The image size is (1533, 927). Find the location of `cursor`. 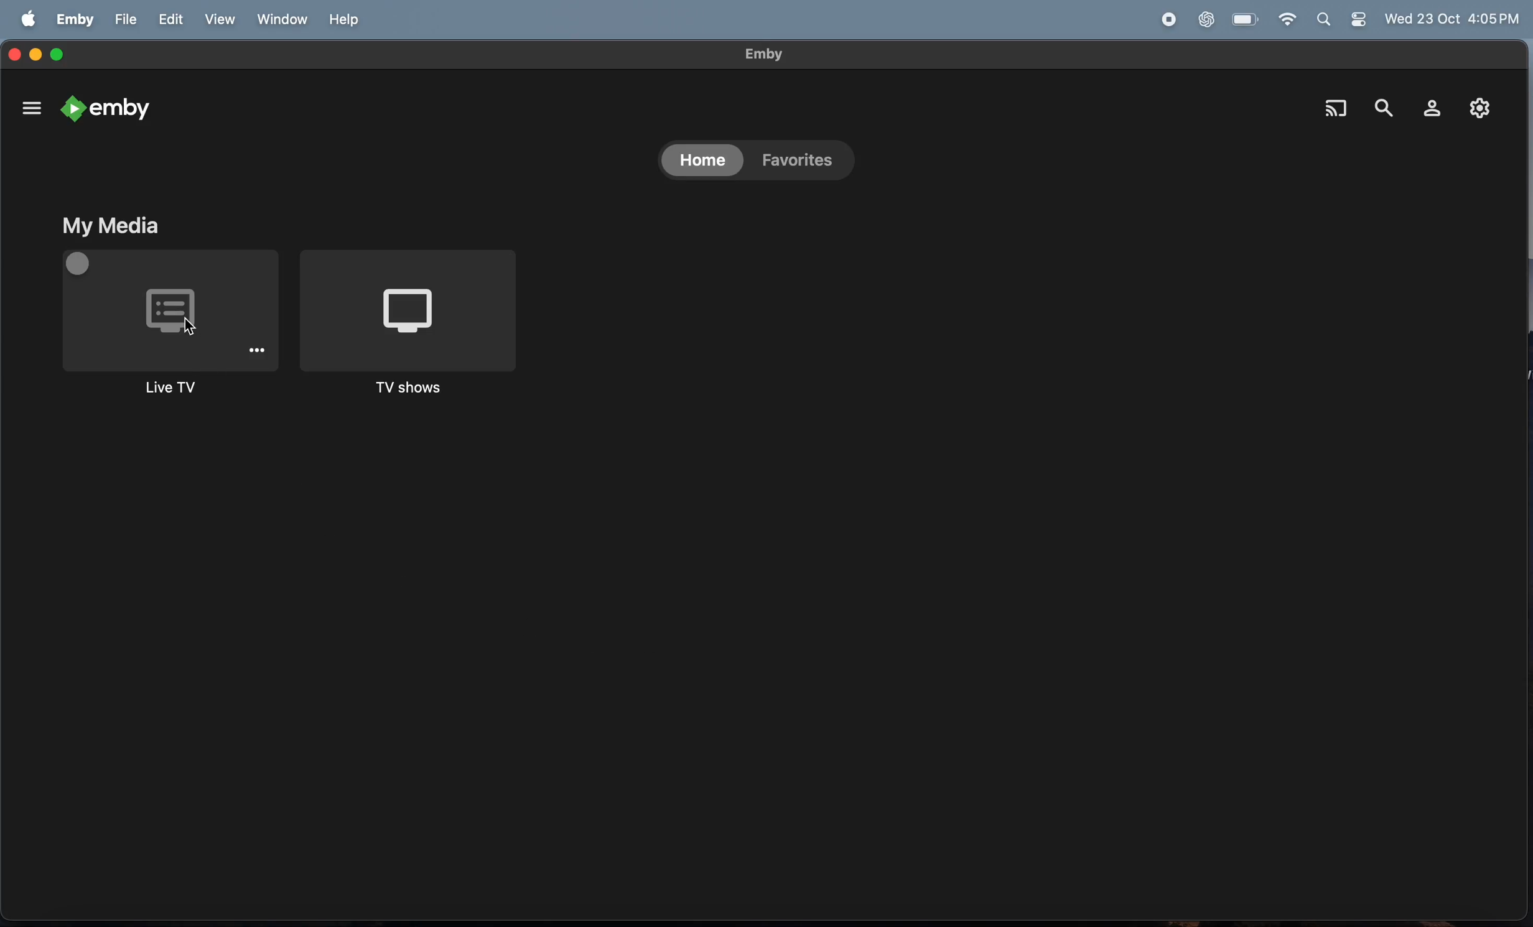

cursor is located at coordinates (189, 324).